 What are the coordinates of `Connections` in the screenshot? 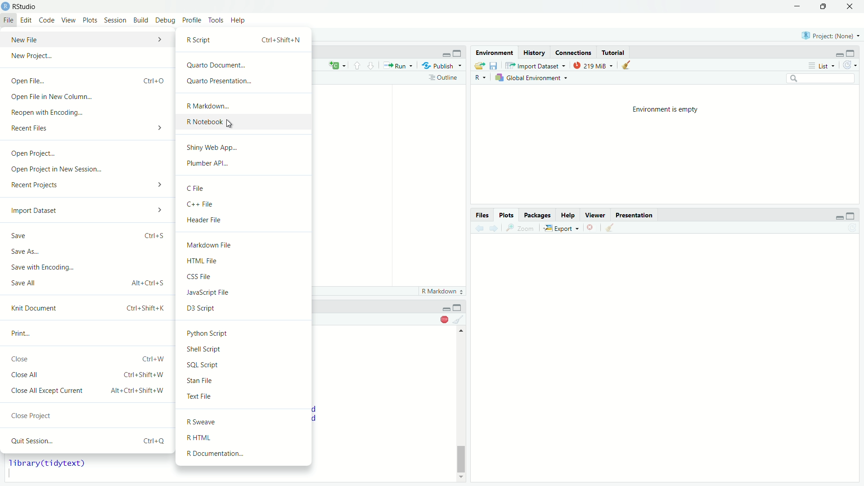 It's located at (573, 52).